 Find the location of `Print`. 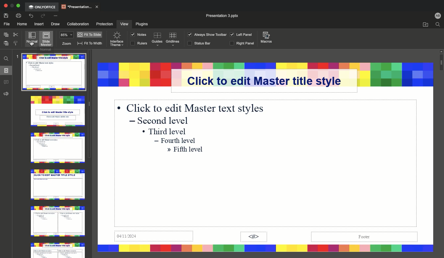

Print is located at coordinates (18, 16).